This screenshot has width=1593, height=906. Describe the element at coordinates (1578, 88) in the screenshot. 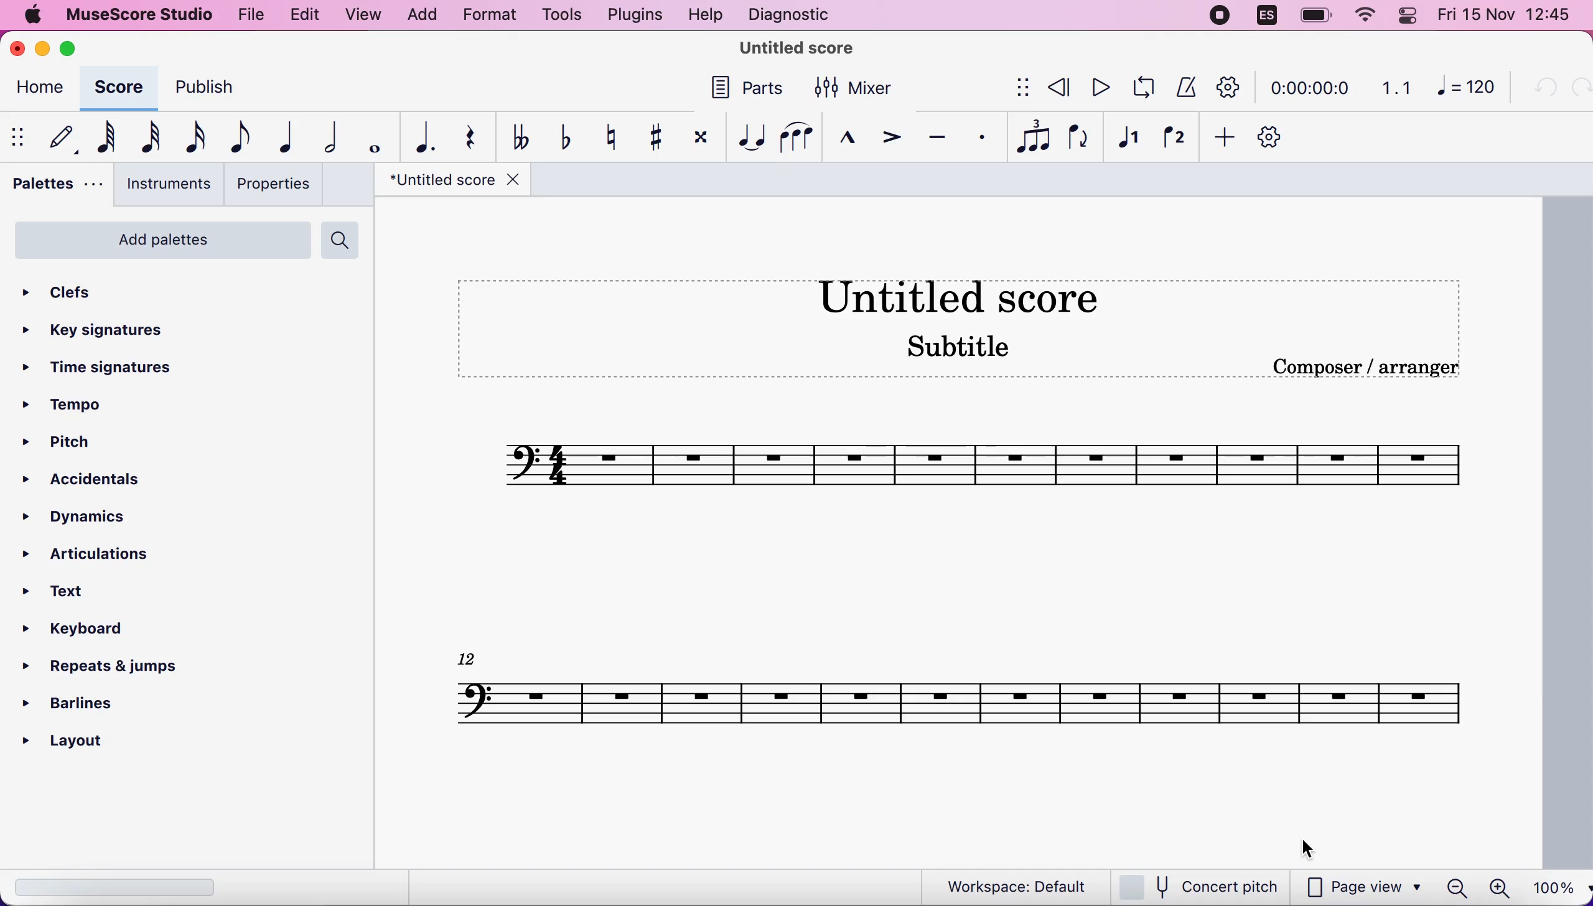

I see `redo` at that location.